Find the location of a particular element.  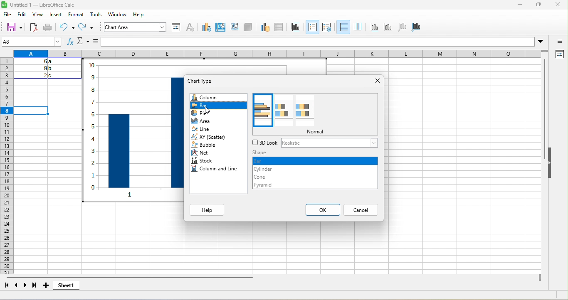

All axes is located at coordinates (417, 27).